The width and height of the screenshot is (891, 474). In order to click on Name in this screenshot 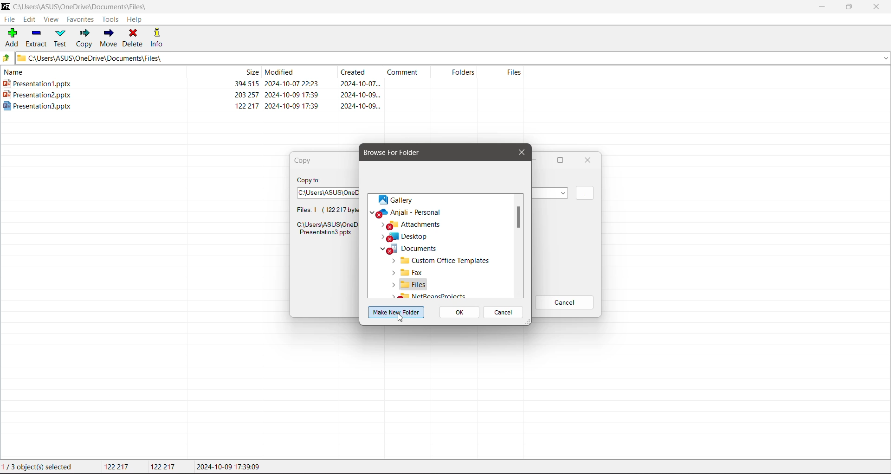, I will do `click(89, 72)`.